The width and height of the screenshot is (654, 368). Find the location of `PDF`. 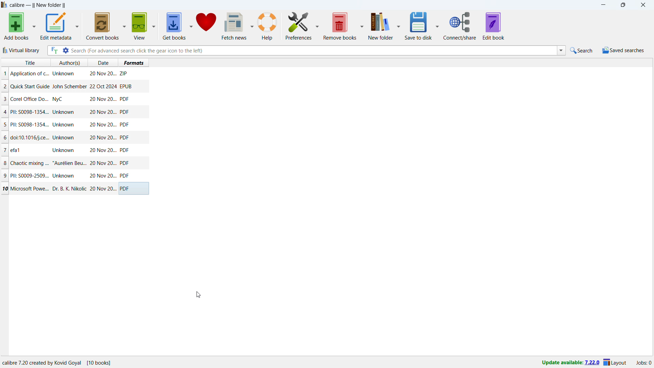

PDF is located at coordinates (125, 99).